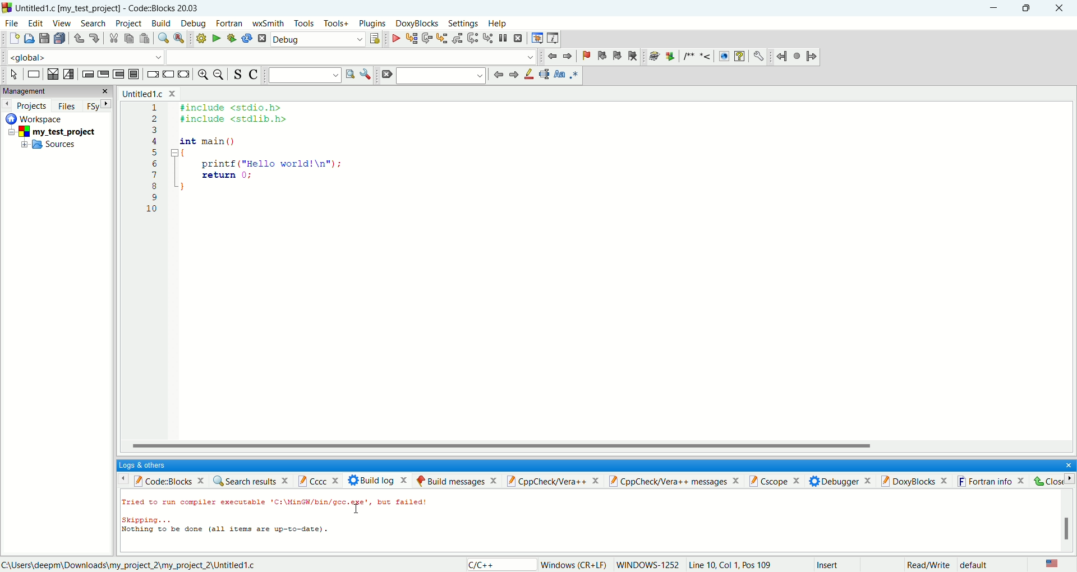 Image resolution: width=1077 pixels, height=572 pixels. Describe the element at coordinates (27, 39) in the screenshot. I see `open` at that location.